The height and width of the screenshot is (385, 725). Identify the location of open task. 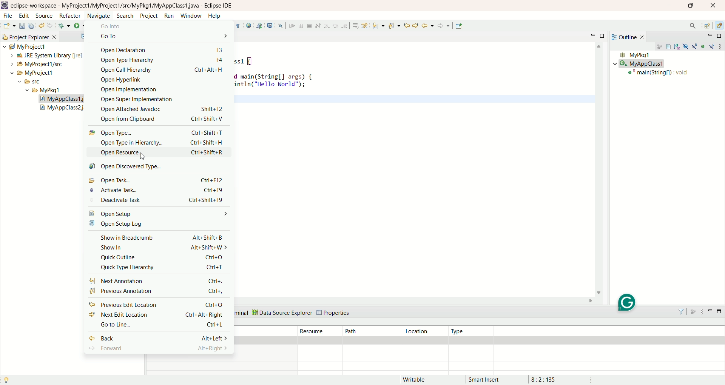
(156, 180).